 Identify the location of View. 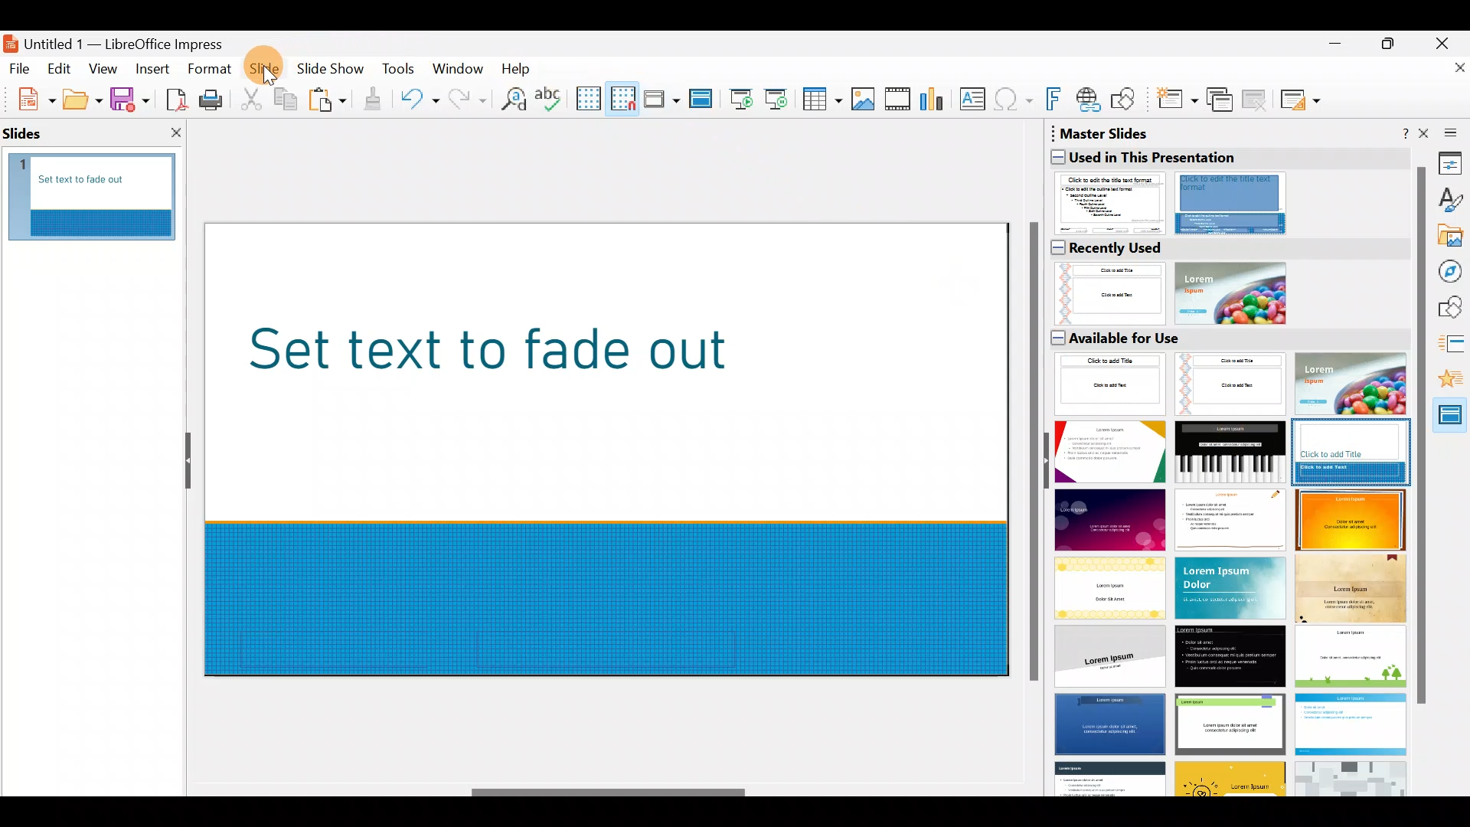
(104, 68).